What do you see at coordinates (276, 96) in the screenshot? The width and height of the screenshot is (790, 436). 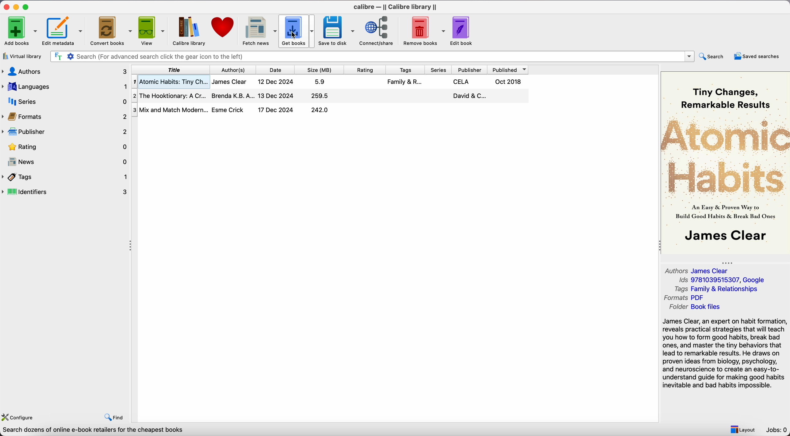 I see `13 Dec 2024` at bounding box center [276, 96].